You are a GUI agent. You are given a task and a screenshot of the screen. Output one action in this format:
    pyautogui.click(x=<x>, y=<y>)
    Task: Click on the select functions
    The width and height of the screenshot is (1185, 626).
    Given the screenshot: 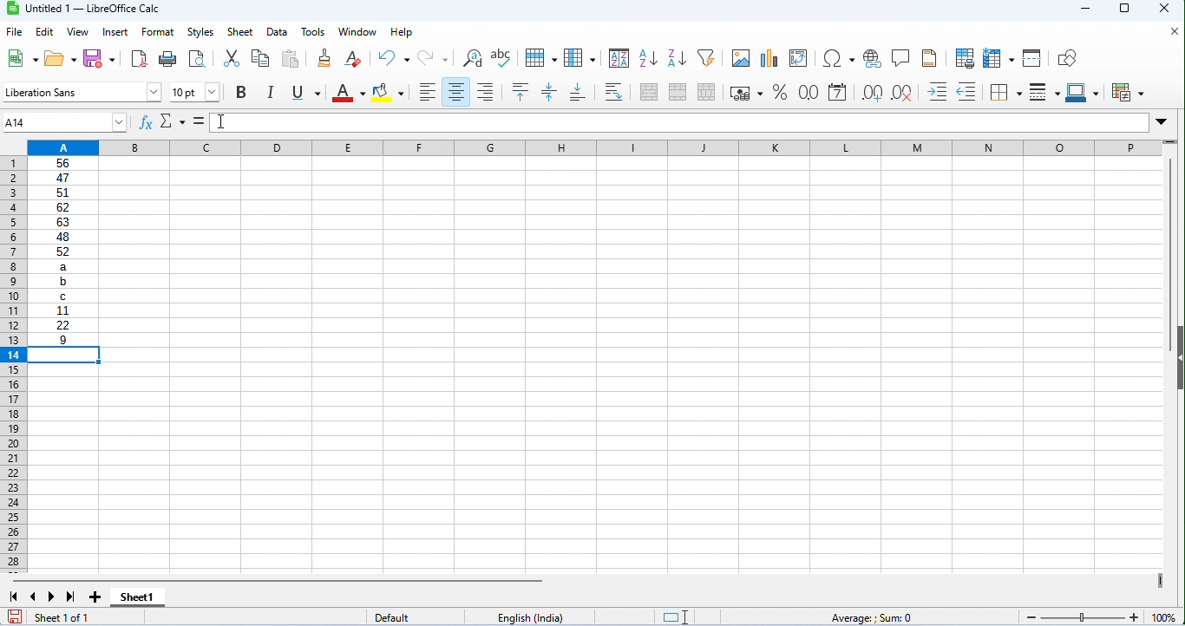 What is the action you would take?
    pyautogui.click(x=173, y=122)
    